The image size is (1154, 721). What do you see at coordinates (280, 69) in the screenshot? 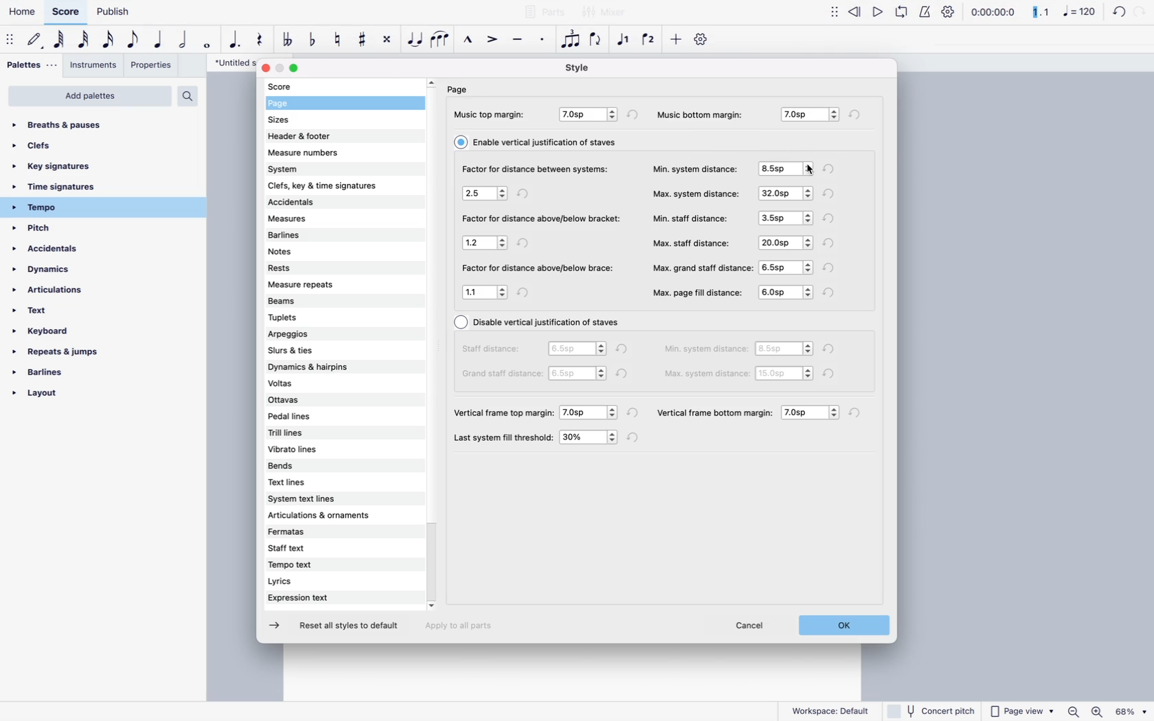
I see `minimize` at bounding box center [280, 69].